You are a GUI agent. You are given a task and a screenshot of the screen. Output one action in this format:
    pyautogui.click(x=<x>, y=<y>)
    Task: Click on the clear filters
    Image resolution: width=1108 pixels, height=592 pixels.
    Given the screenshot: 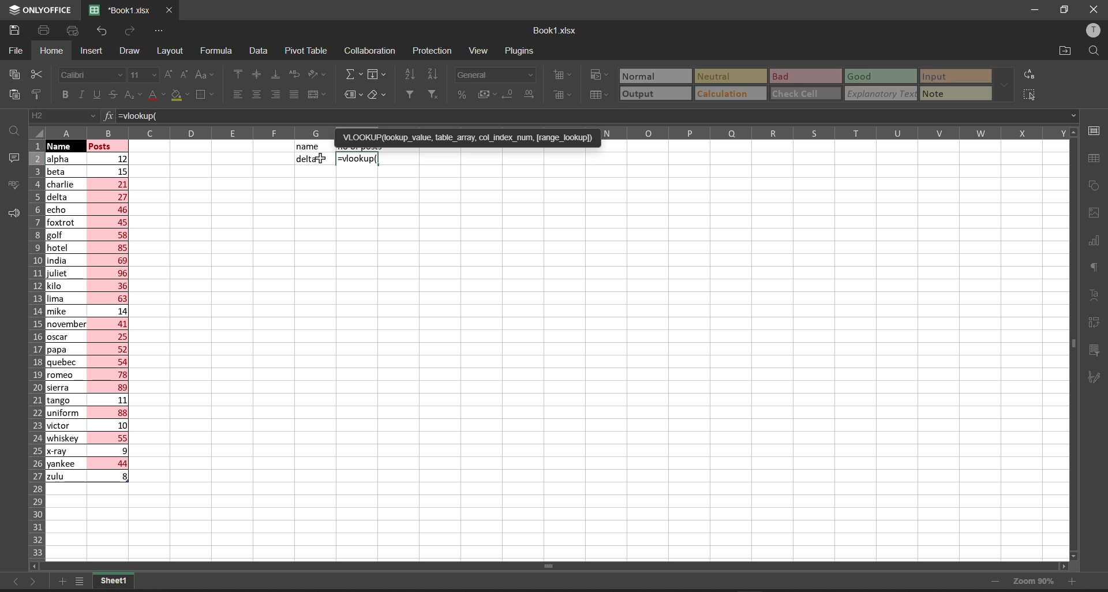 What is the action you would take?
    pyautogui.click(x=433, y=93)
    